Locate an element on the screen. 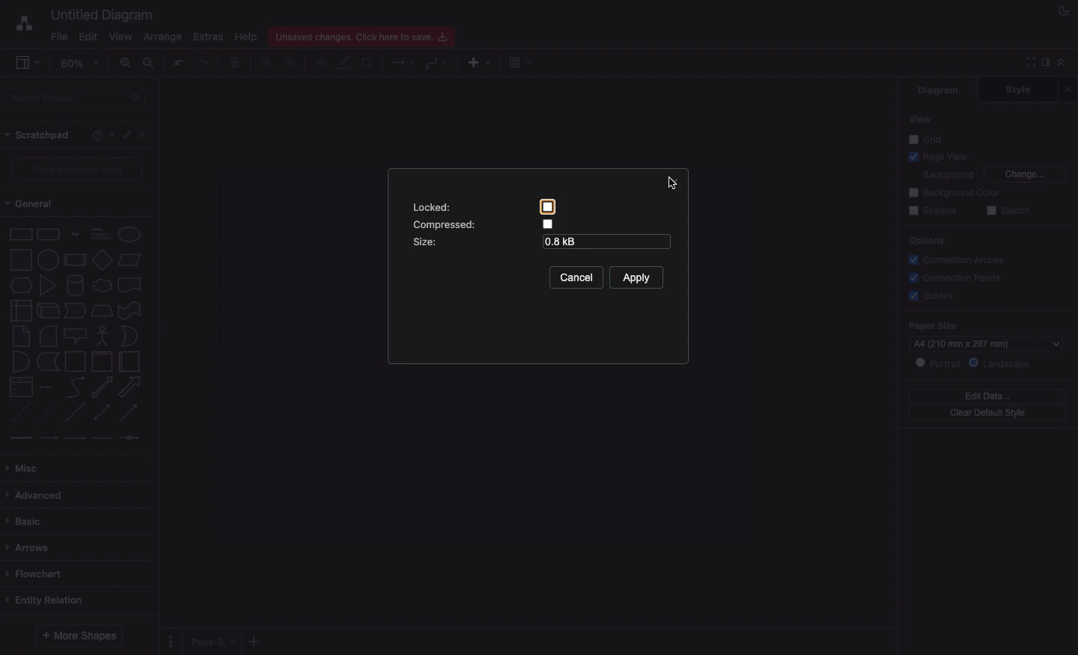  Close is located at coordinates (1068, 89).